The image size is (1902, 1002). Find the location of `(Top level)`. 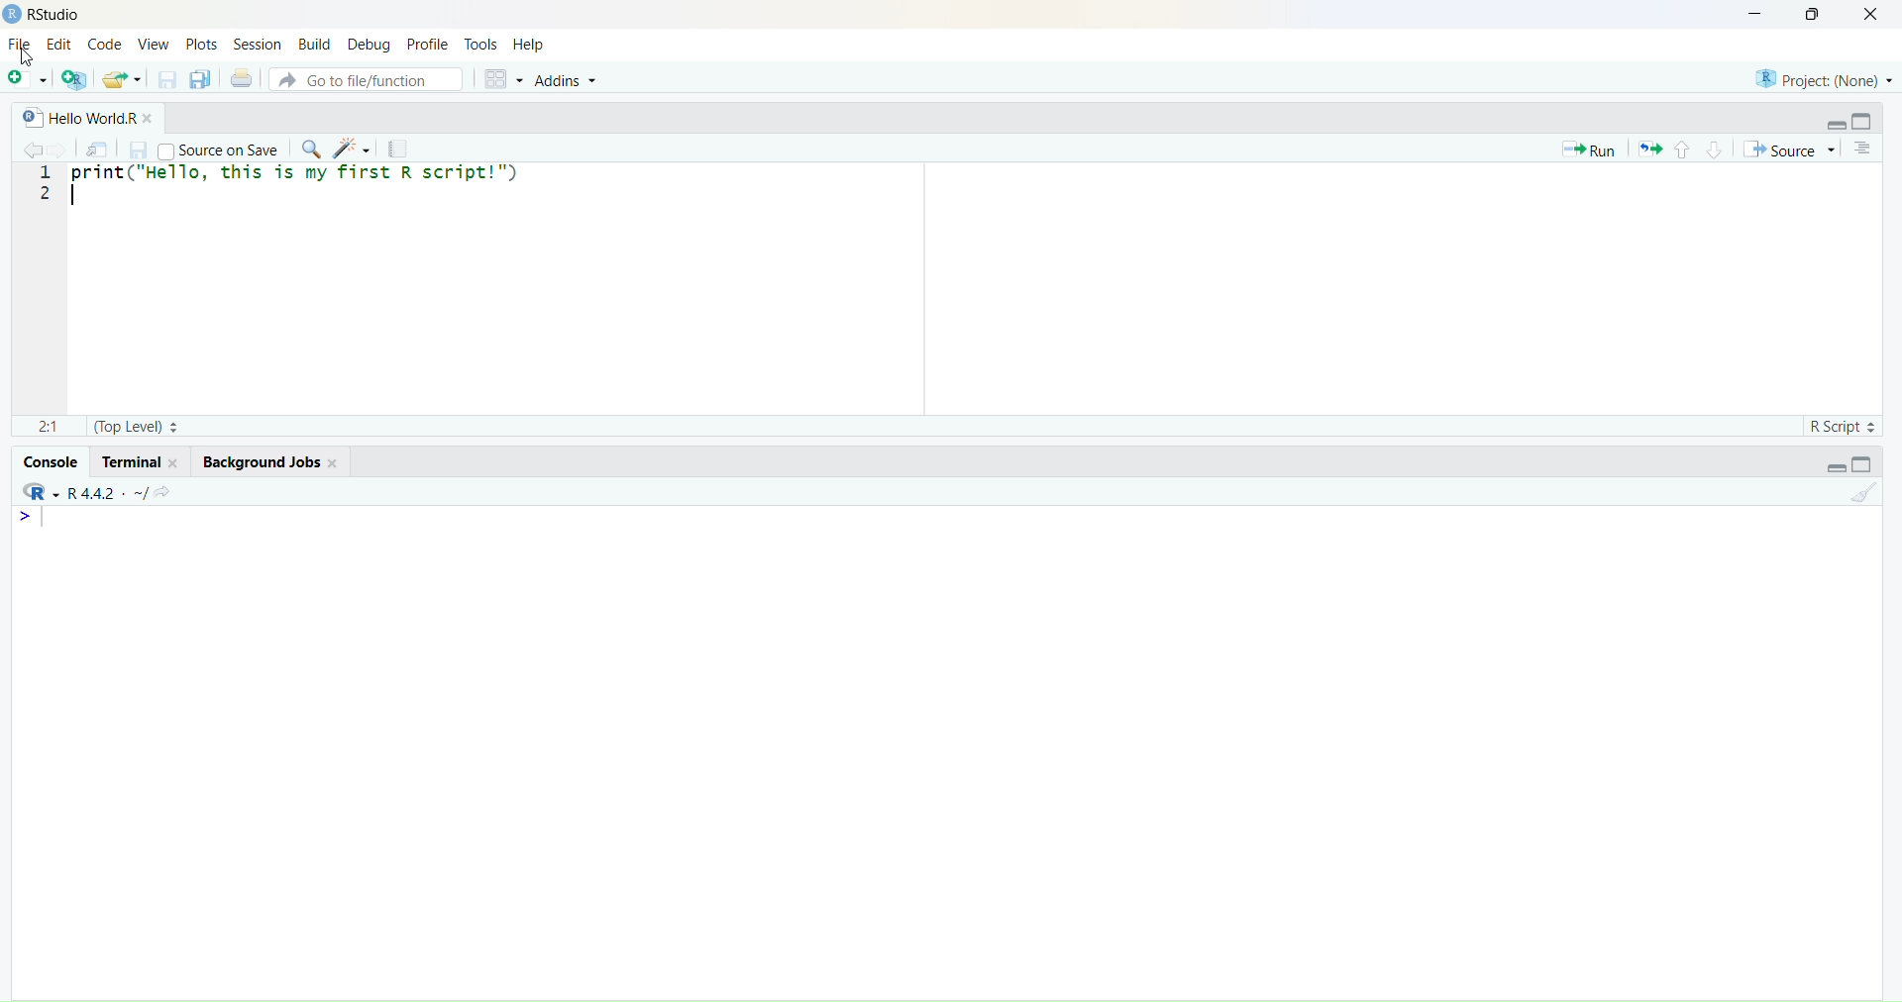

(Top level) is located at coordinates (139, 428).